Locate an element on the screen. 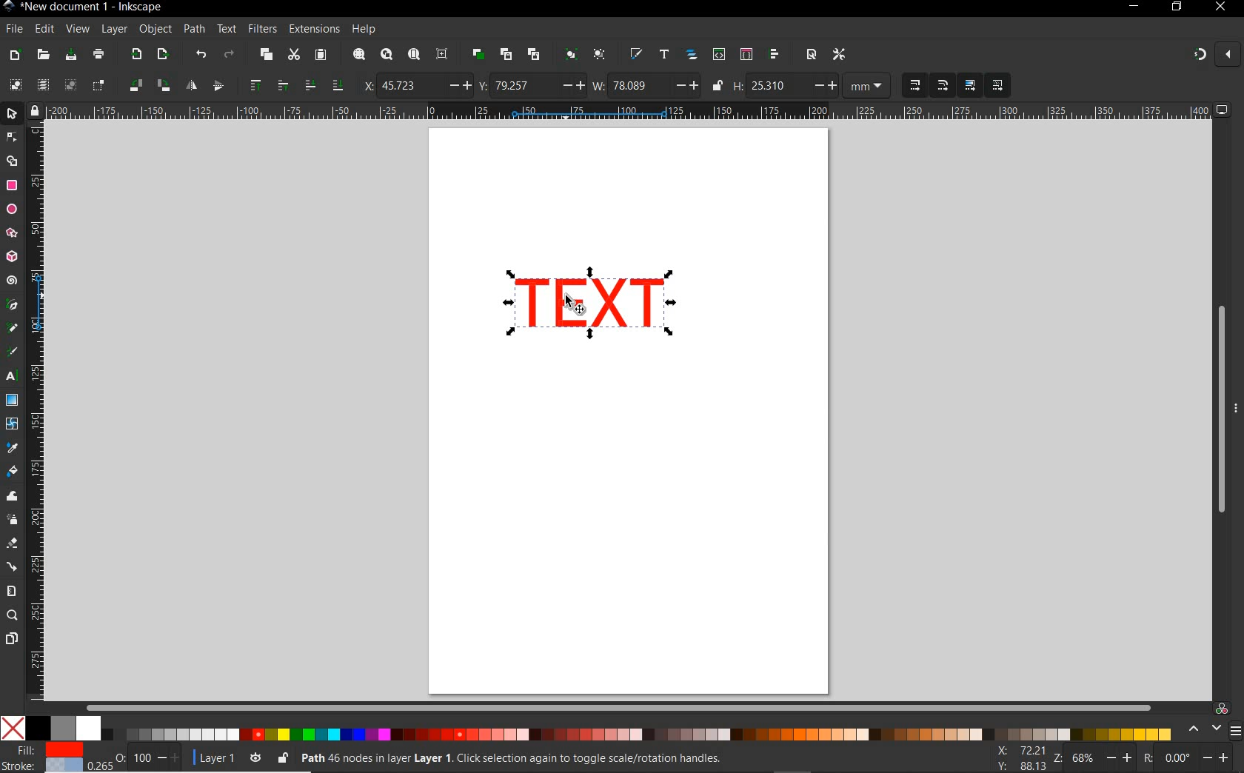 Image resolution: width=1244 pixels, height=773 pixels. OPEN EXPORT is located at coordinates (164, 55).